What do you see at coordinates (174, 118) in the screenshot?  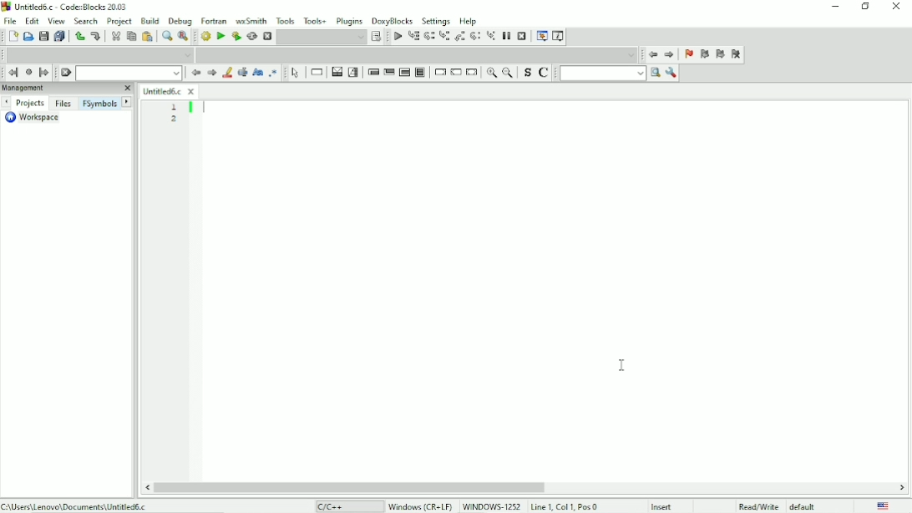 I see `2` at bounding box center [174, 118].